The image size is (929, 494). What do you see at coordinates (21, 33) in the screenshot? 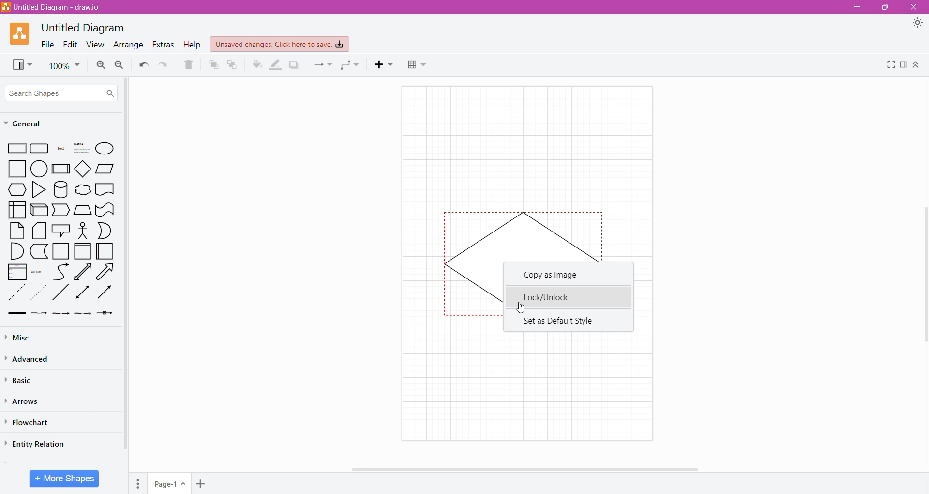
I see `Application Logo` at bounding box center [21, 33].